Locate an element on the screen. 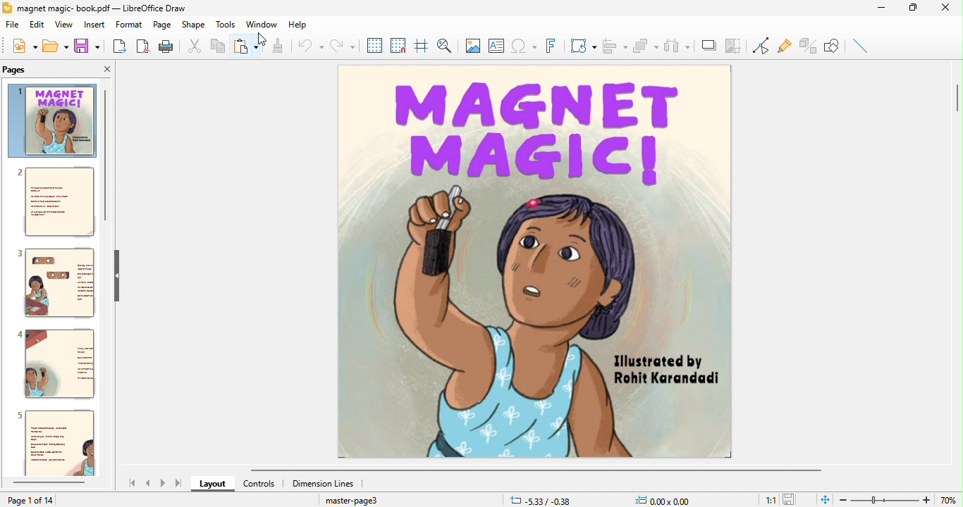 This screenshot has height=507, width=963. page 1 of 14 is located at coordinates (51, 500).